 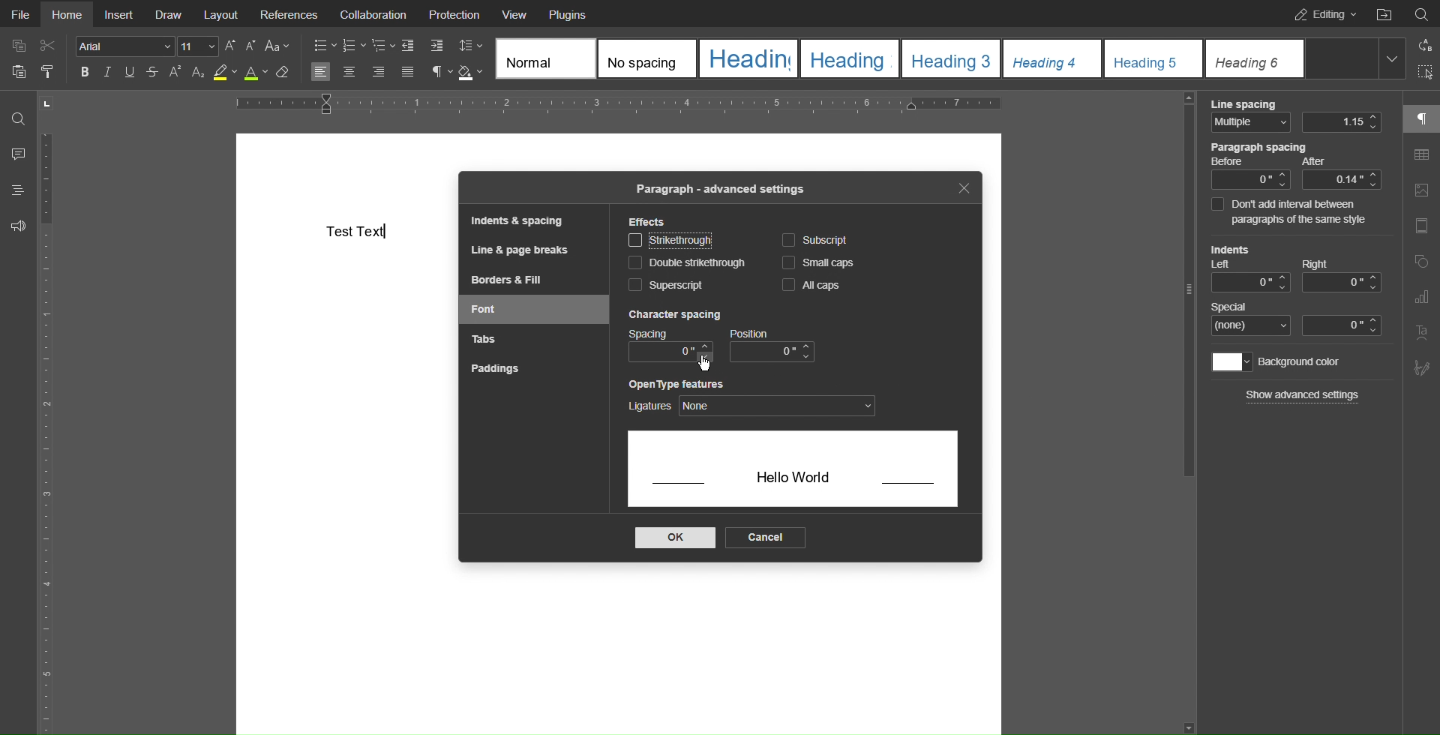 I want to click on Vertical Ruler, so click(x=52, y=429).